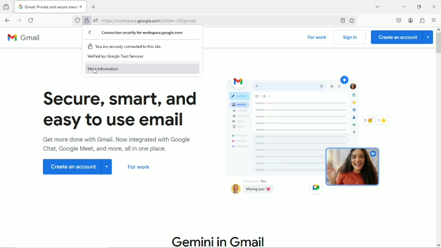  I want to click on Toggle reader view, so click(342, 20).